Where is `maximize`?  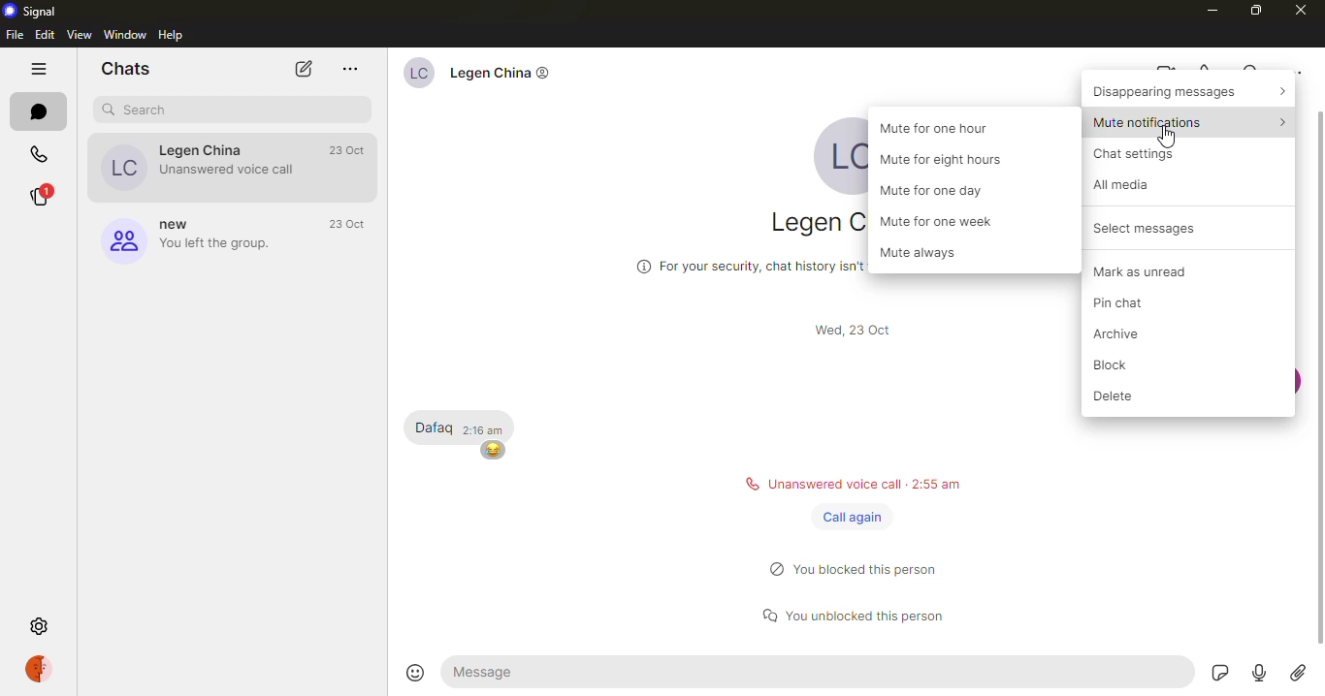
maximize is located at coordinates (1254, 9).